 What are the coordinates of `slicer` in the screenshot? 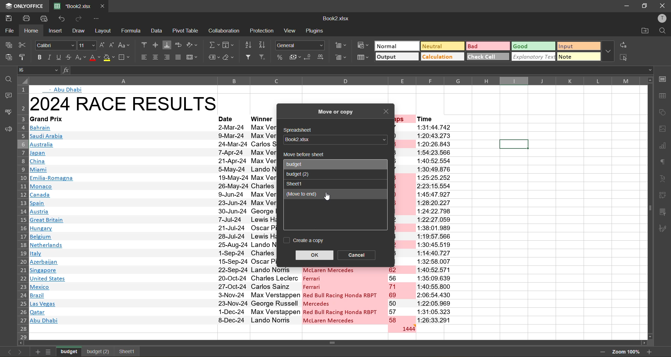 It's located at (665, 213).